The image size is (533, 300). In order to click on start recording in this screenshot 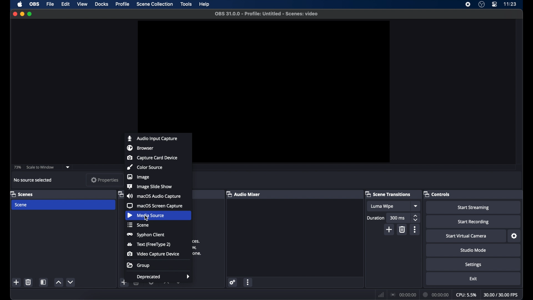, I will do `click(474, 222)`.